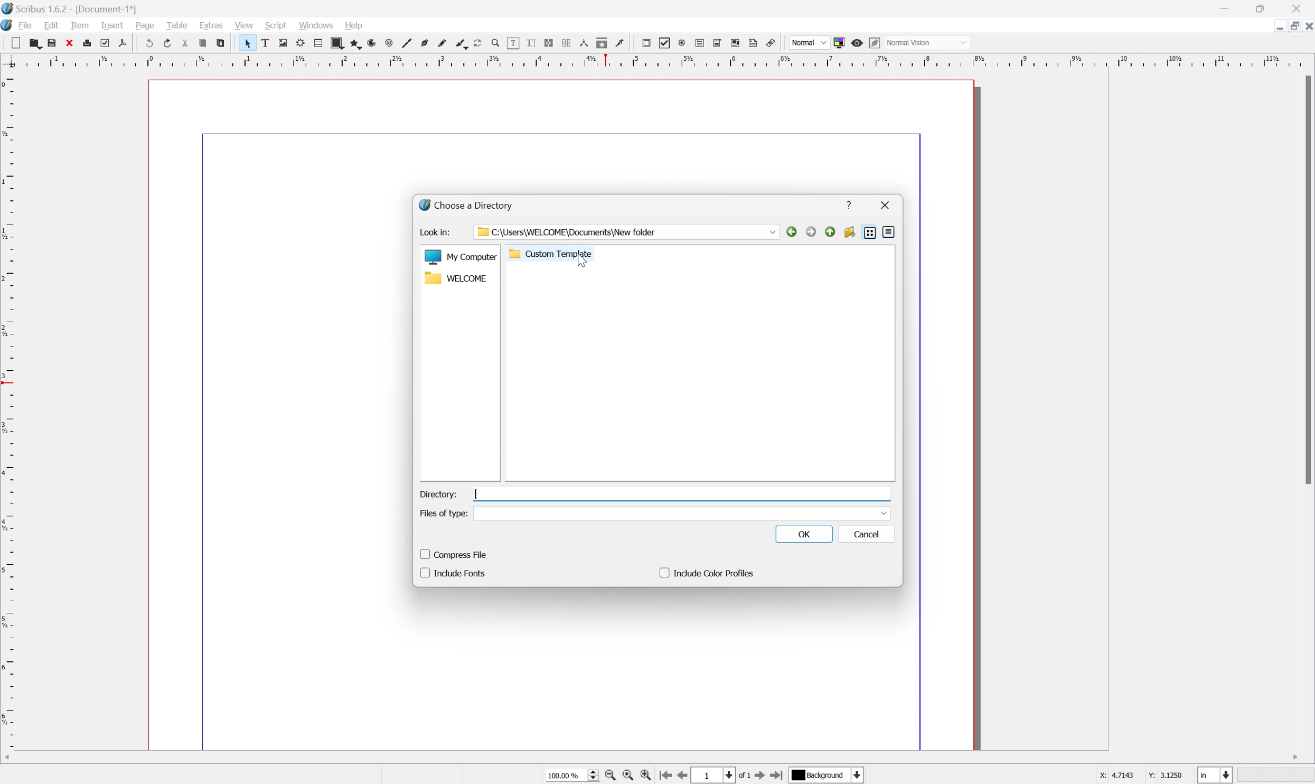 Image resolution: width=1315 pixels, height=784 pixels. Describe the element at coordinates (165, 42) in the screenshot. I see `redo` at that location.